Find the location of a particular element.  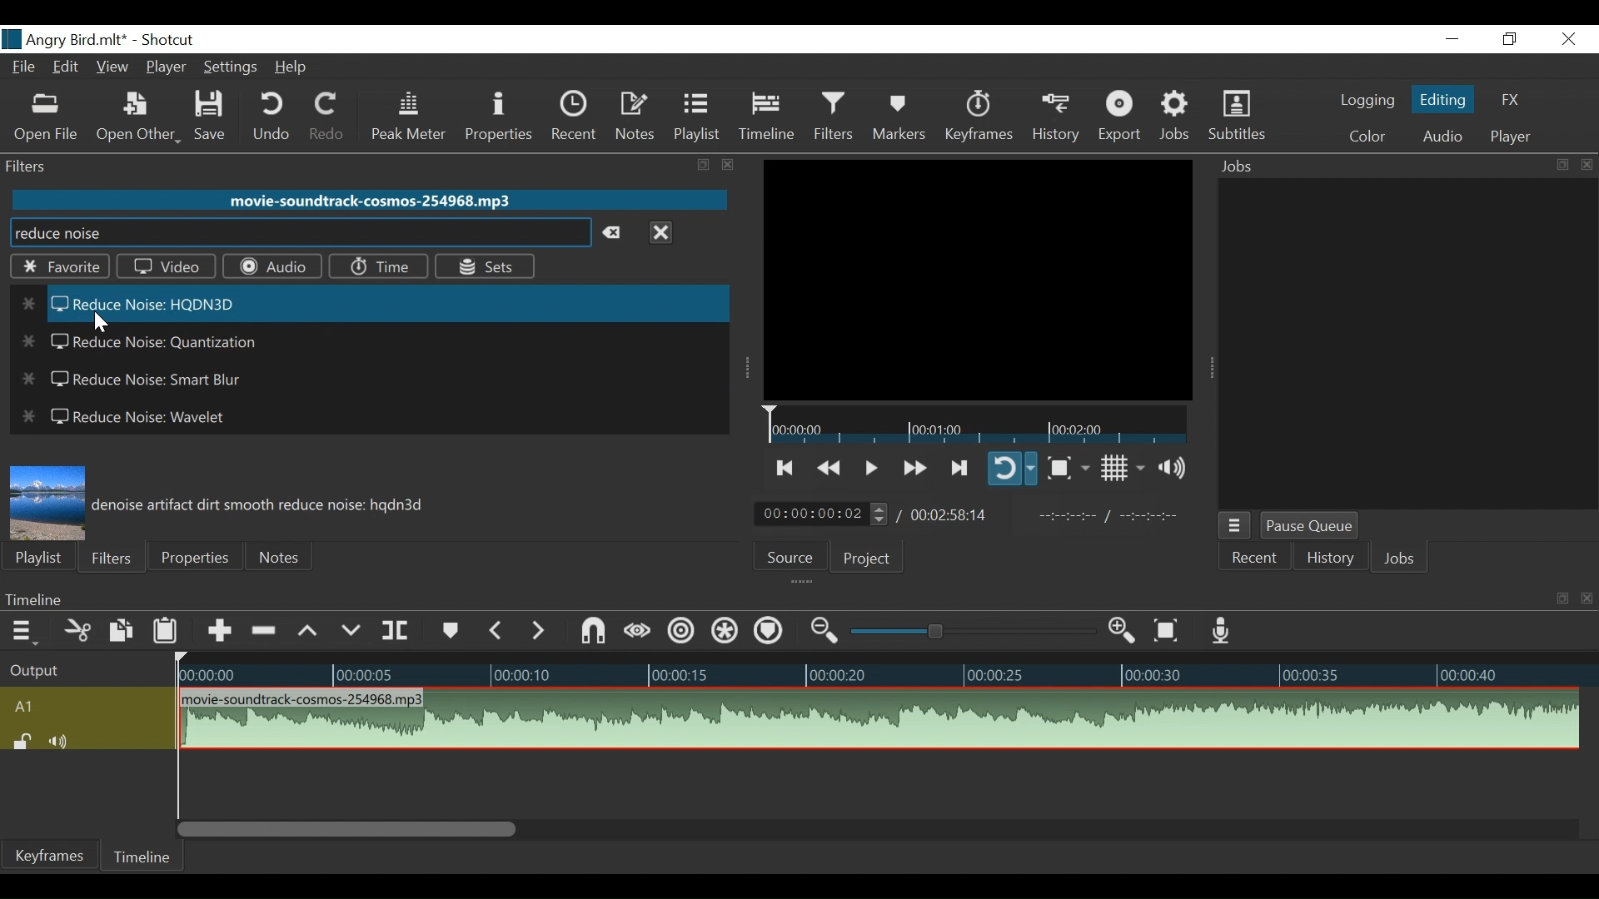

close is located at coordinates (1584, 164).